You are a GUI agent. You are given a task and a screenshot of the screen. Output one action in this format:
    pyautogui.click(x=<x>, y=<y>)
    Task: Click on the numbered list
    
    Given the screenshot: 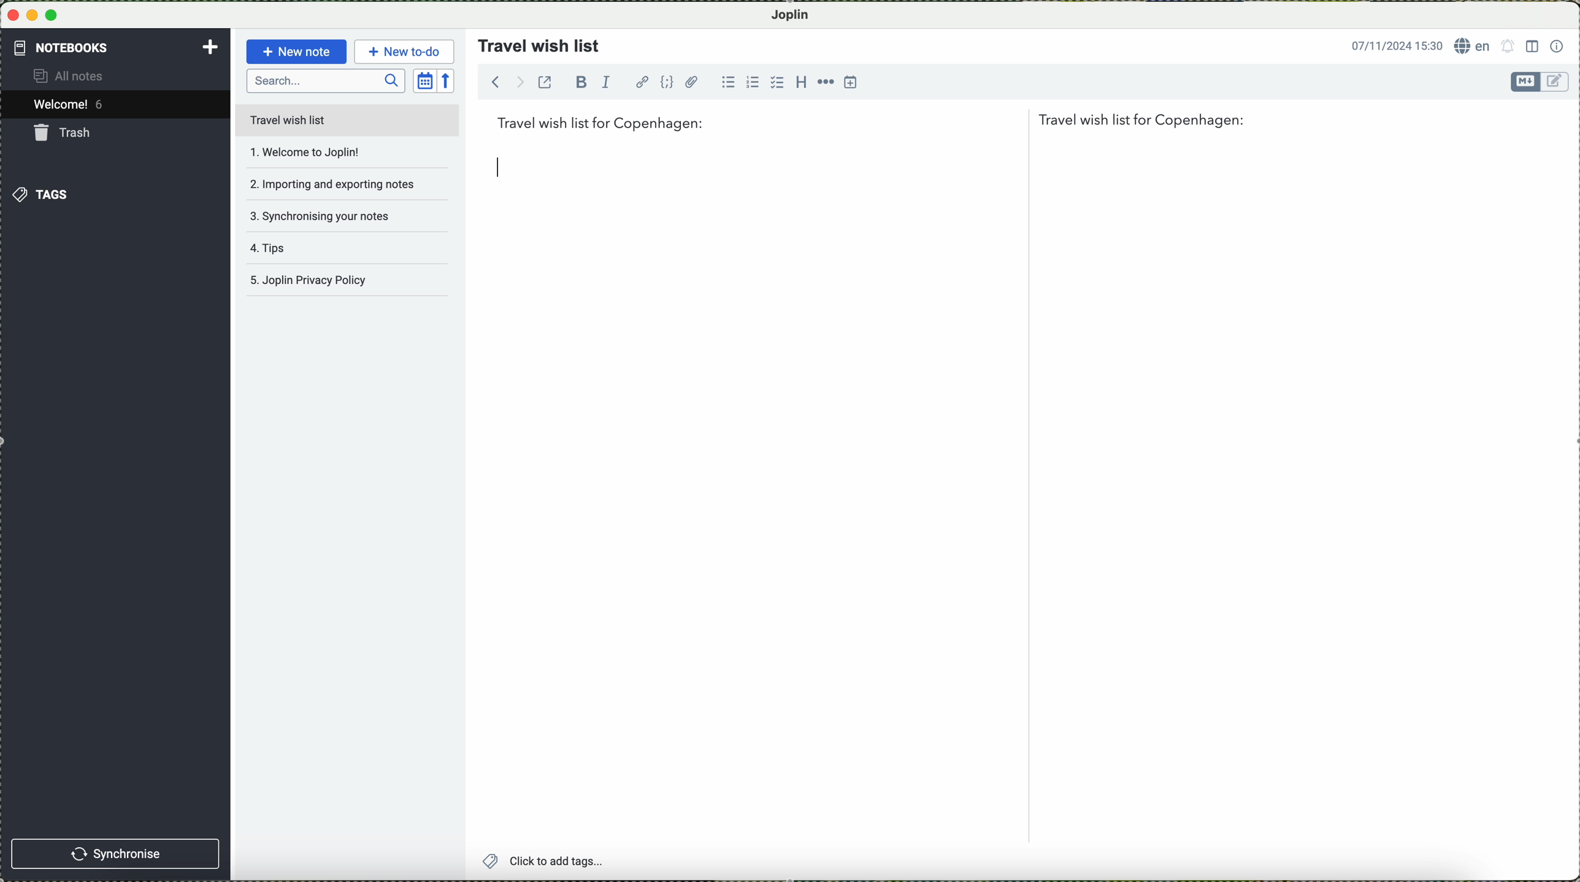 What is the action you would take?
    pyautogui.click(x=752, y=82)
    